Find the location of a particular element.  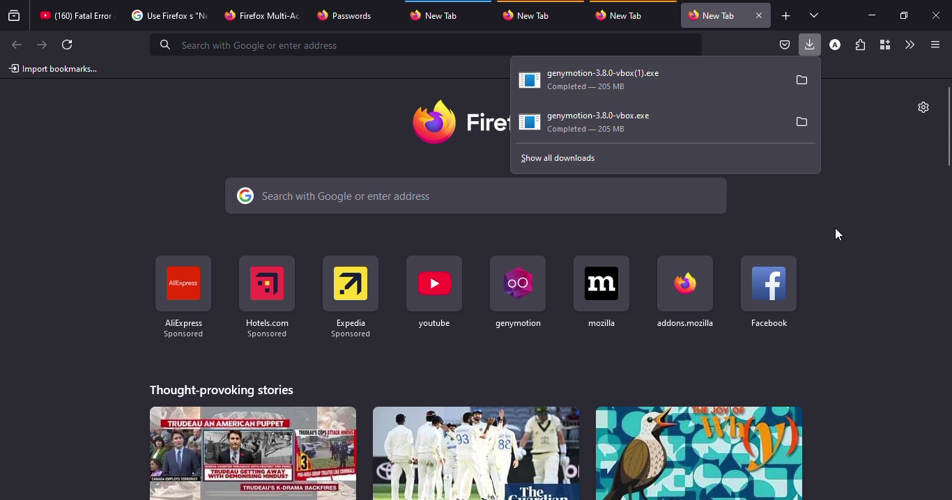

tab is located at coordinates (264, 14).